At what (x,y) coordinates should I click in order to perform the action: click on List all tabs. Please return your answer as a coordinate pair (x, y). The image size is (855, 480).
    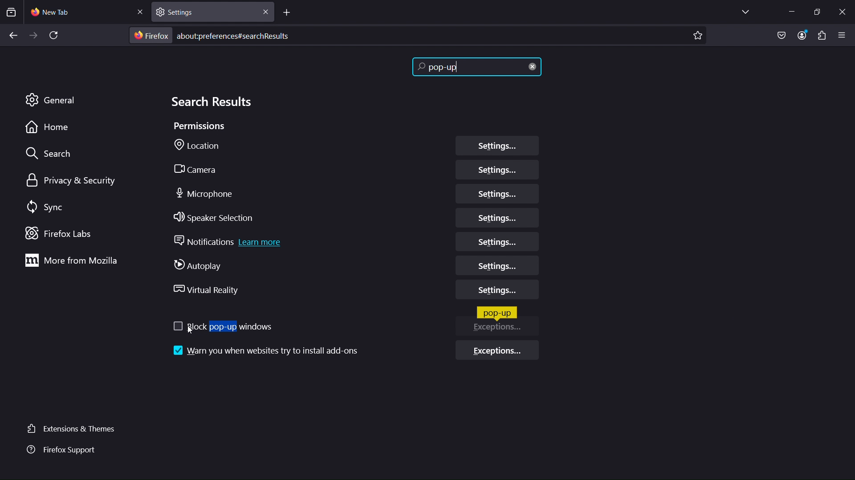
    Looking at the image, I should click on (742, 12).